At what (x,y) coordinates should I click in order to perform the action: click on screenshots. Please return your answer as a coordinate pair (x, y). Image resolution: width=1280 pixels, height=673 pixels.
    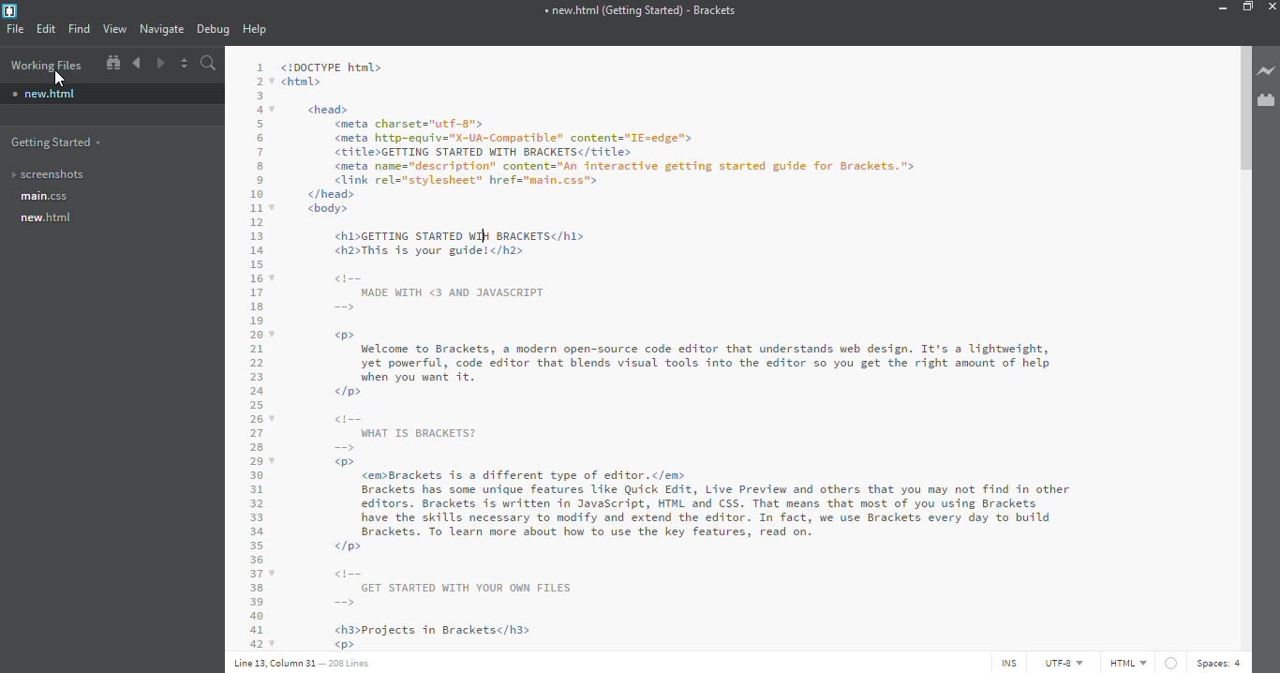
    Looking at the image, I should click on (50, 173).